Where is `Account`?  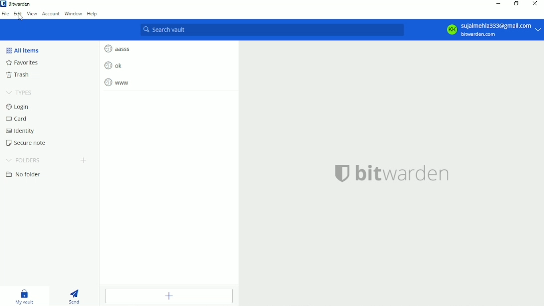
Account is located at coordinates (51, 14).